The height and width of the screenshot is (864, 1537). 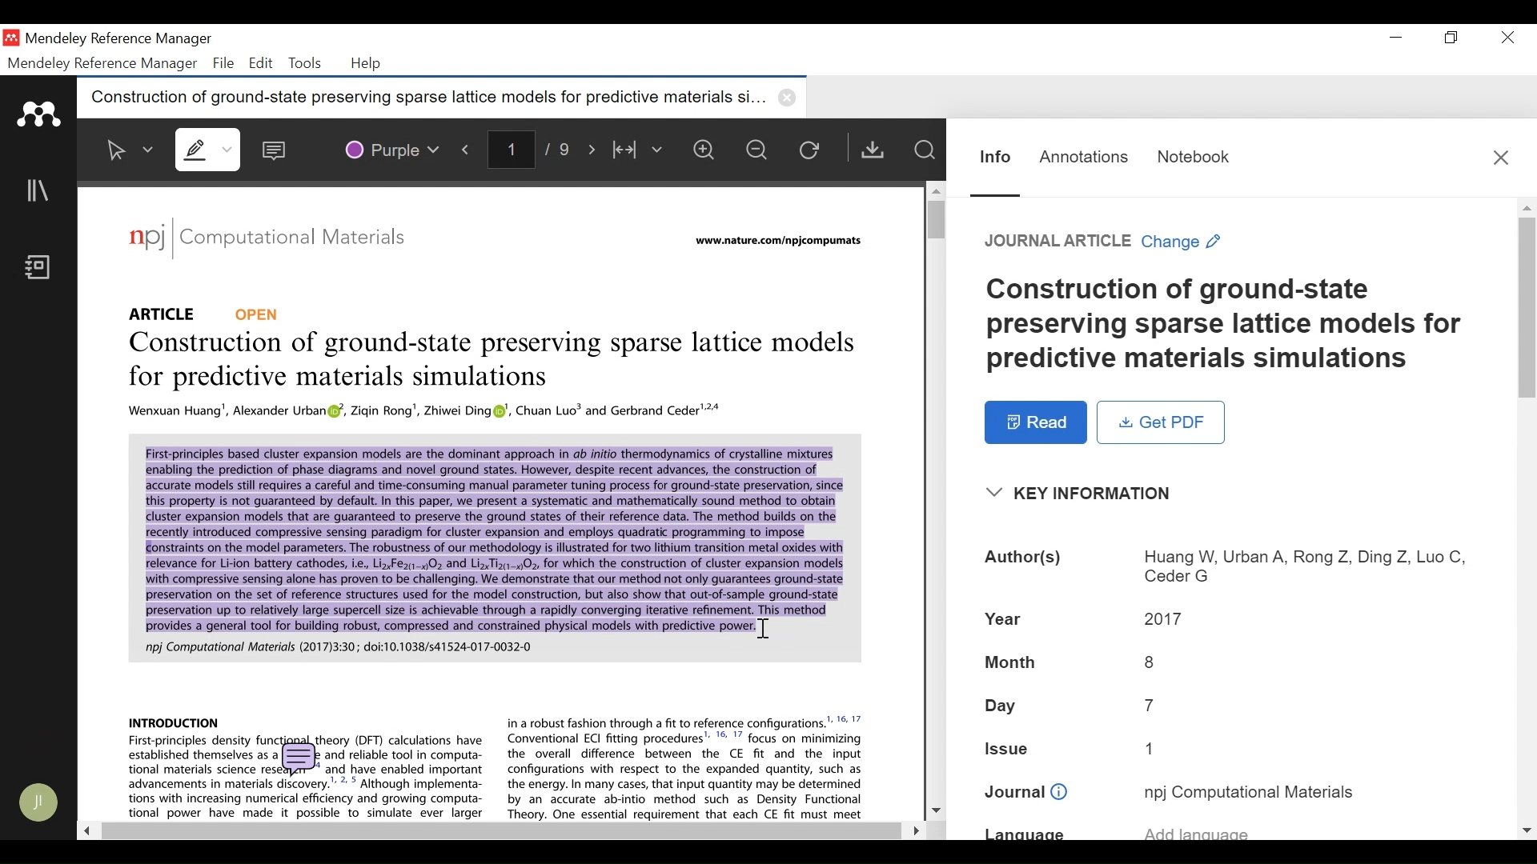 I want to click on Vertical Scroll bar, so click(x=1527, y=306).